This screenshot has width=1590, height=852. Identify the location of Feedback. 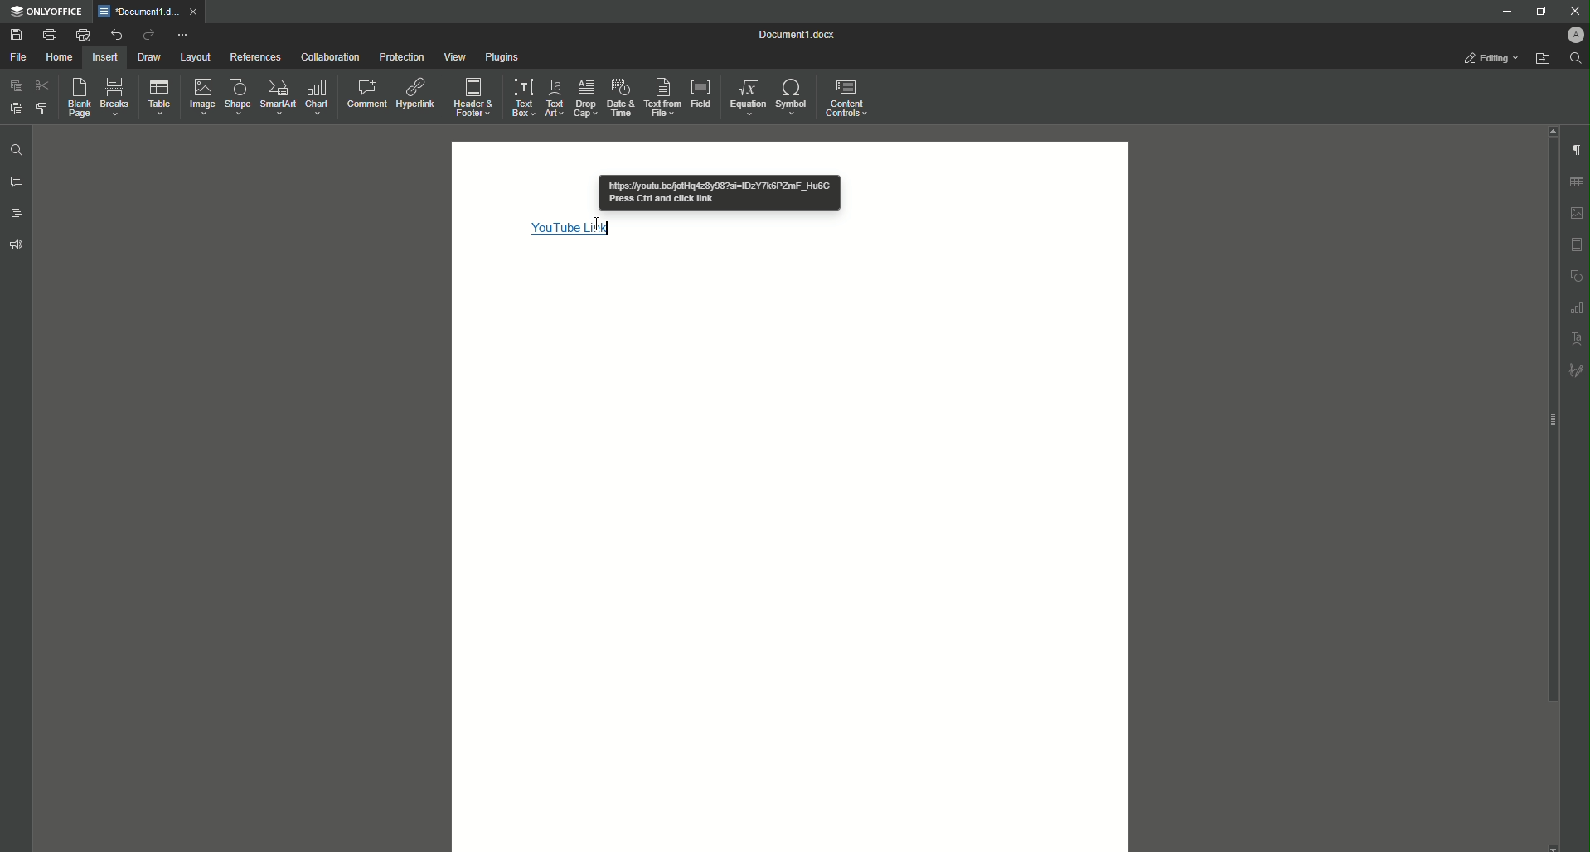
(17, 244).